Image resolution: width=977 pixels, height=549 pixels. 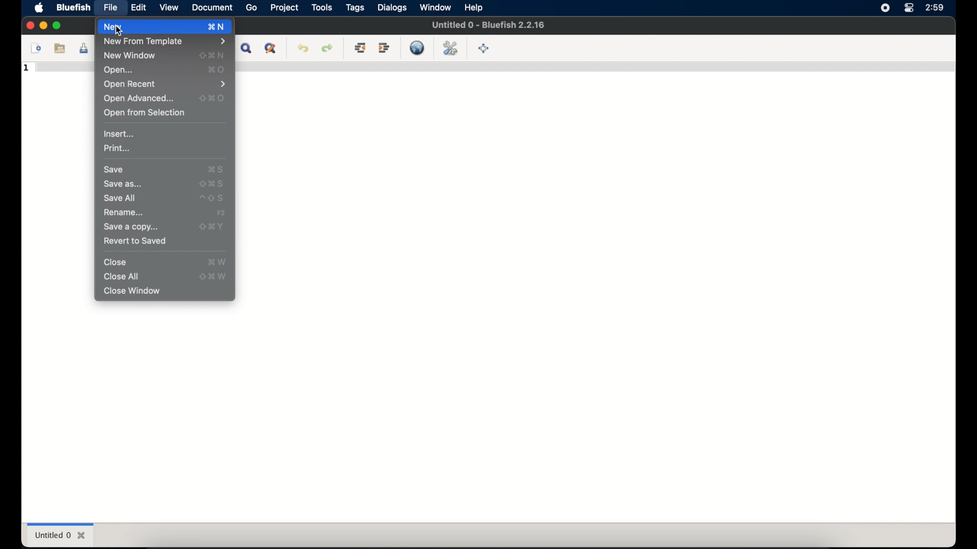 I want to click on save as, so click(x=123, y=184).